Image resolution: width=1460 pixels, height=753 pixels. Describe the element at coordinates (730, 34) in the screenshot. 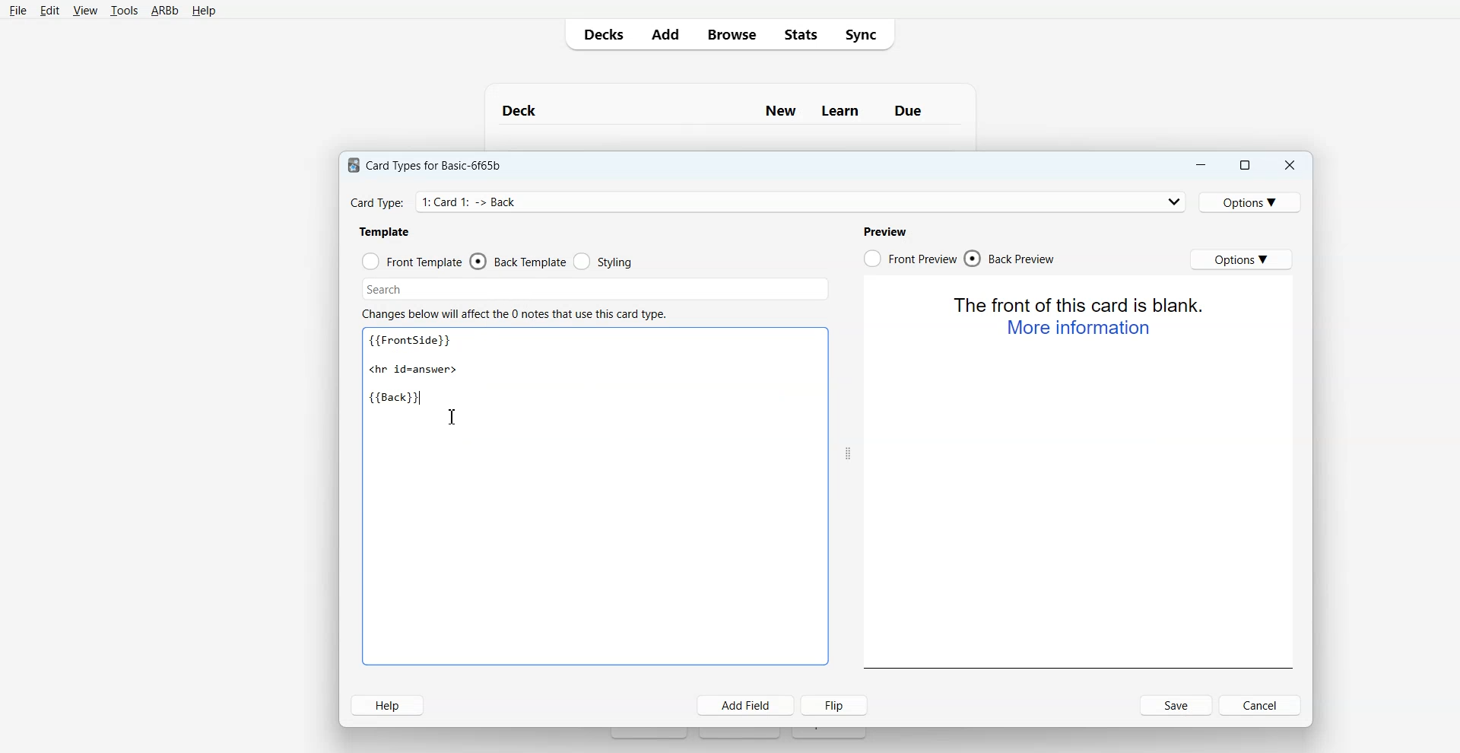

I see `Browse` at that location.